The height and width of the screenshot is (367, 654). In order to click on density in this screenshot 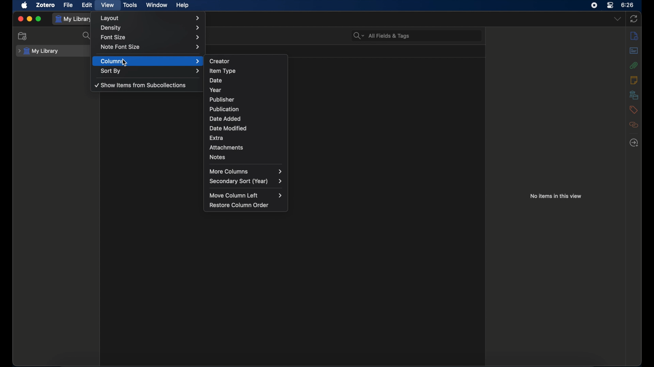, I will do `click(151, 28)`.